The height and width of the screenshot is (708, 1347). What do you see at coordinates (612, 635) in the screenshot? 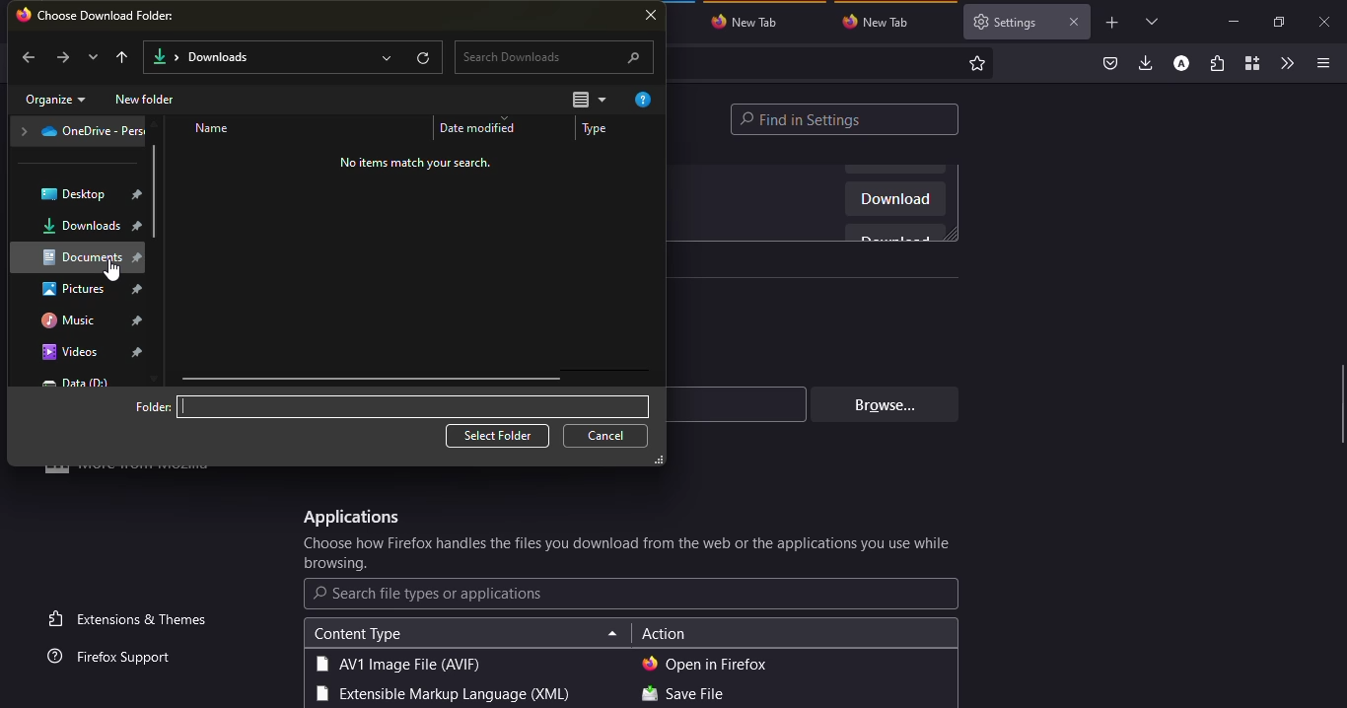
I see `sort` at bounding box center [612, 635].